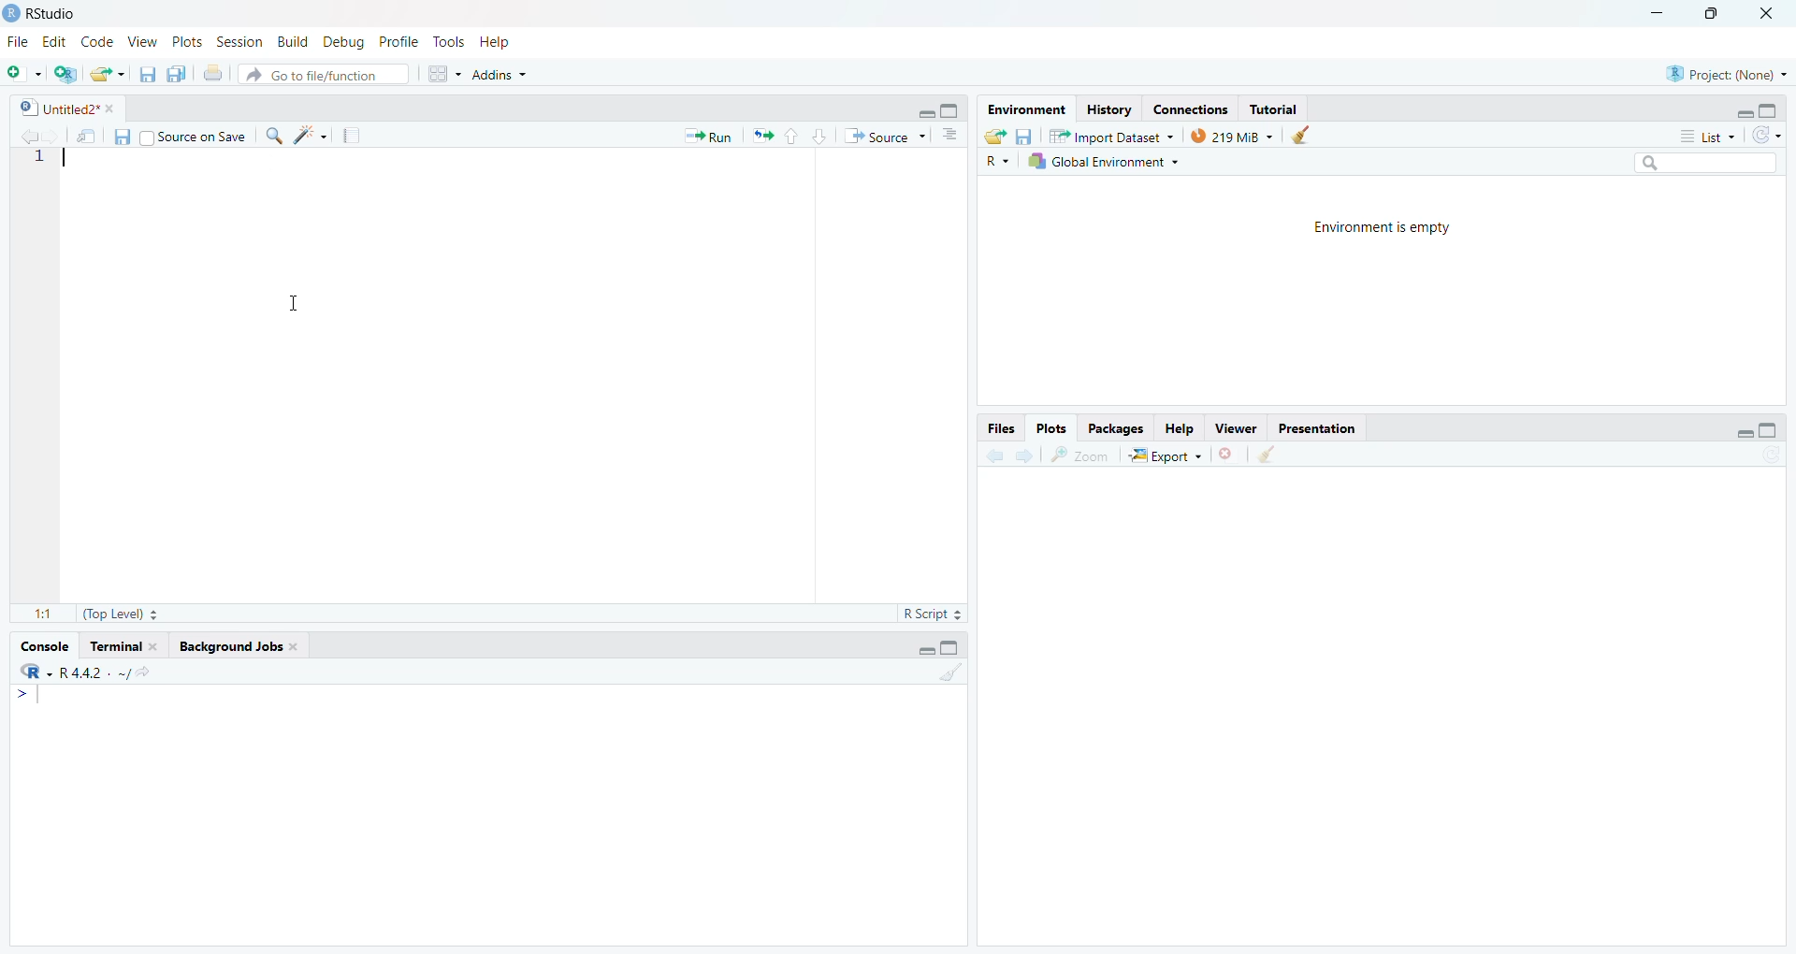 The image size is (1796, 954). What do you see at coordinates (1708, 136) in the screenshot?
I see `List` at bounding box center [1708, 136].